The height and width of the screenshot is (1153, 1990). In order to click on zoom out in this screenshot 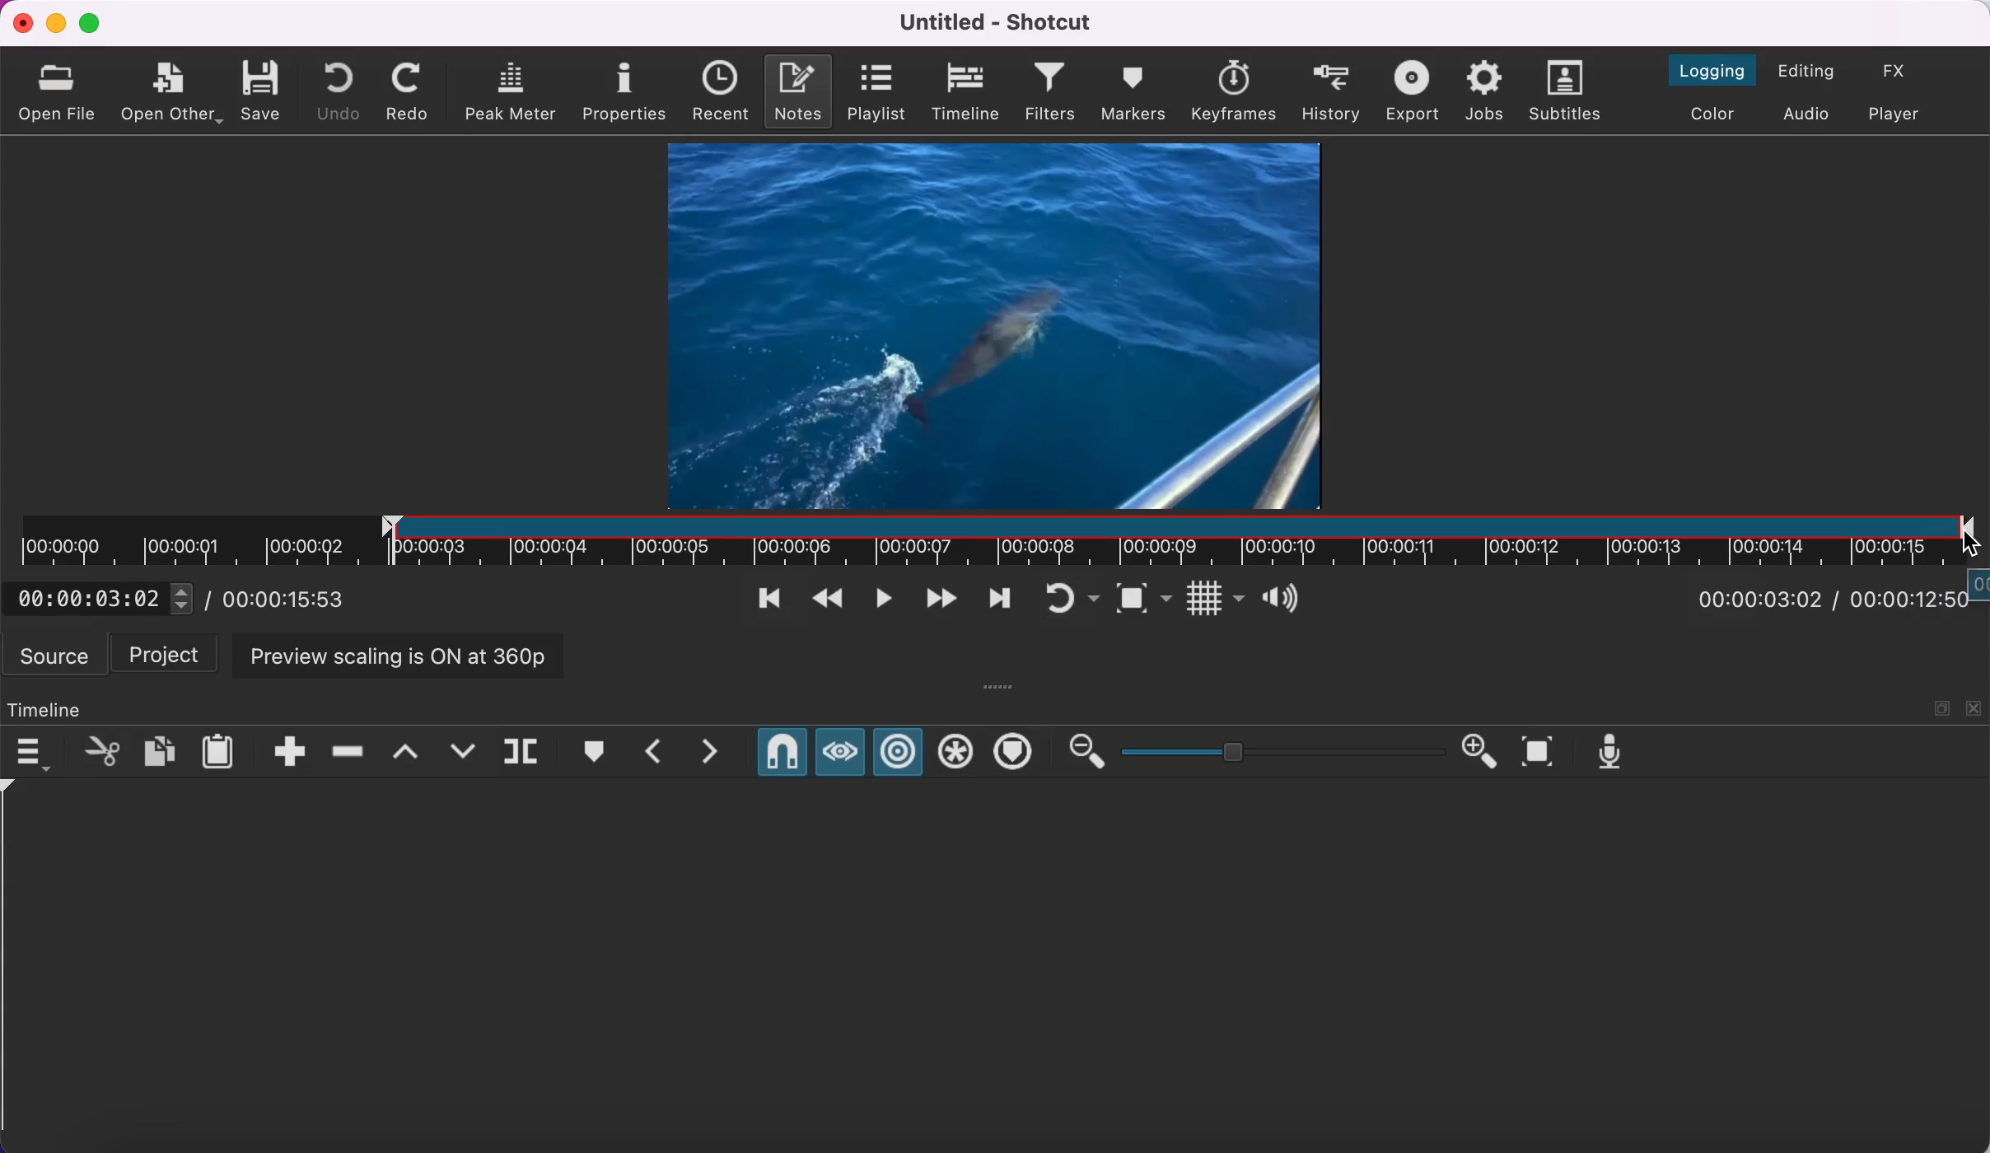, I will do `click(1085, 753)`.